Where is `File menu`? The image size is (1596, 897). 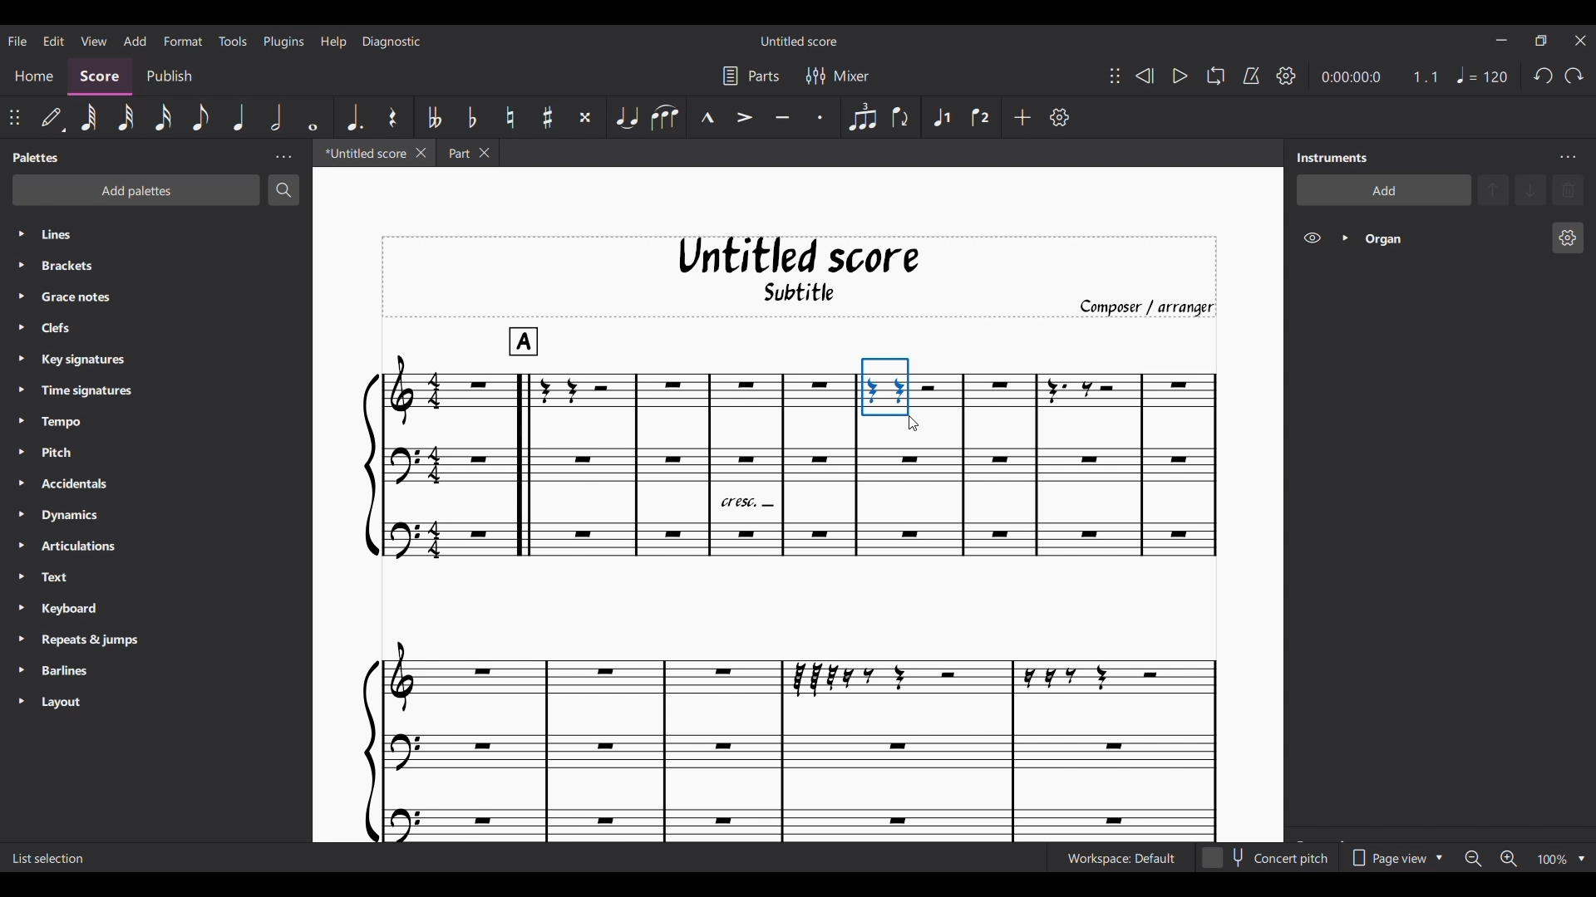 File menu is located at coordinates (17, 39).